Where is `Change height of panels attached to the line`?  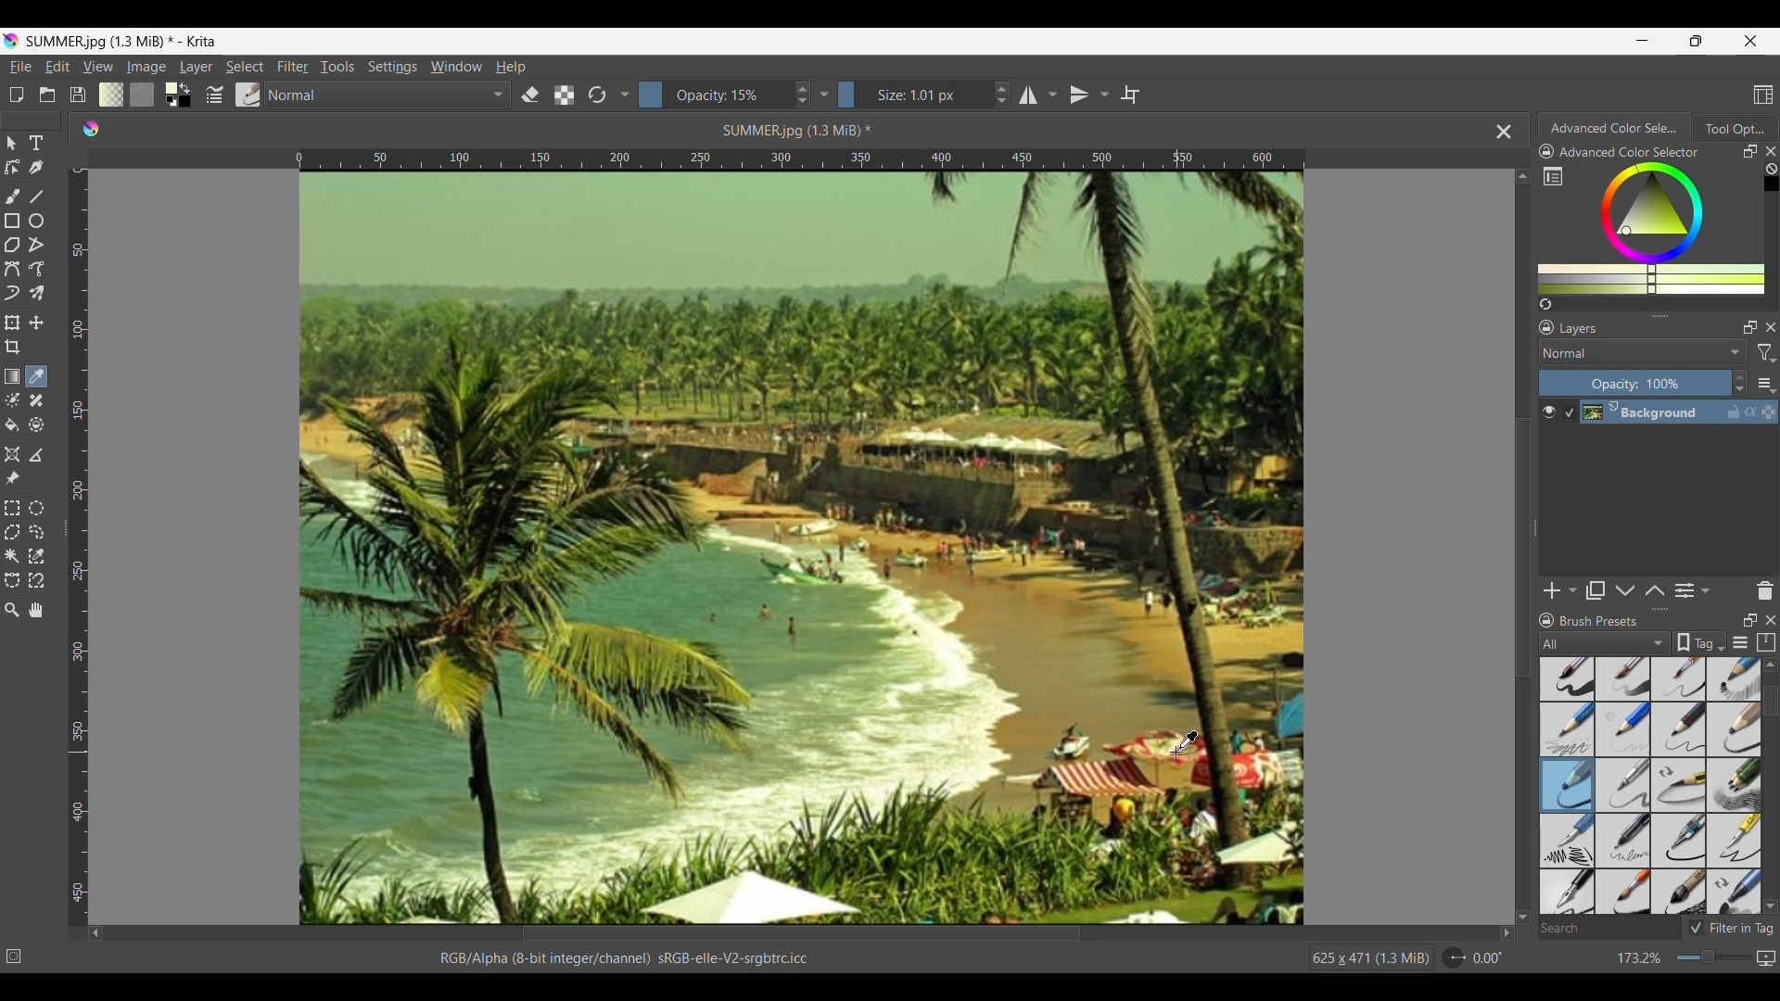 Change height of panels attached to the line is located at coordinates (1653, 315).